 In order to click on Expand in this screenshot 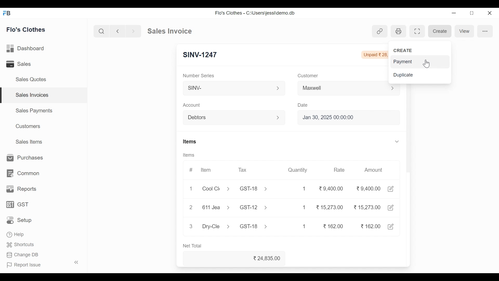, I will do `click(278, 88)`.